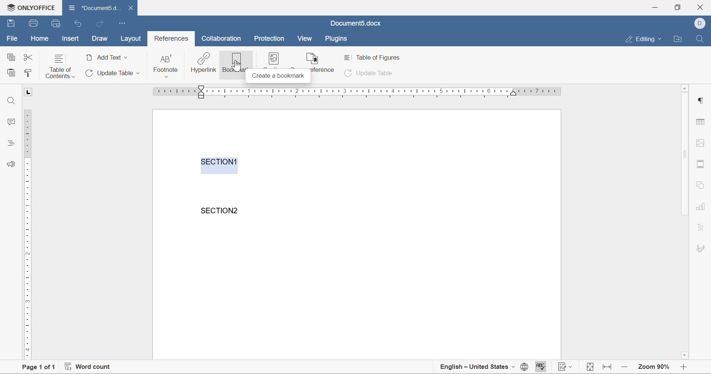 The height and width of the screenshot is (374, 711). What do you see at coordinates (28, 57) in the screenshot?
I see `cut` at bounding box center [28, 57].